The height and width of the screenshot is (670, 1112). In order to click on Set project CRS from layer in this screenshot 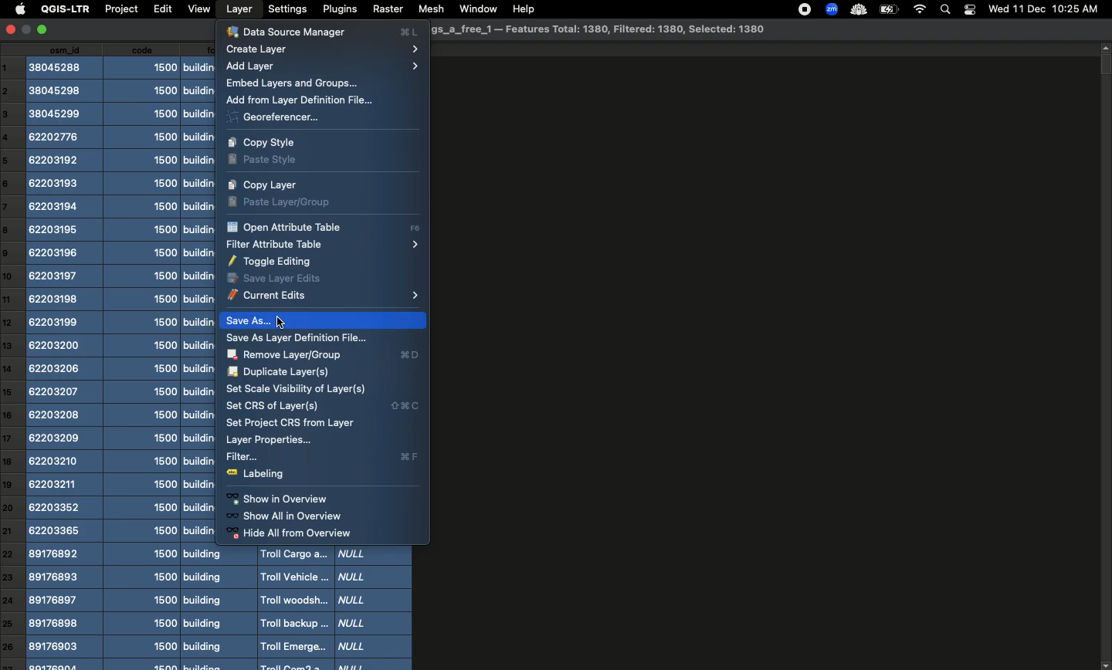, I will do `click(291, 423)`.